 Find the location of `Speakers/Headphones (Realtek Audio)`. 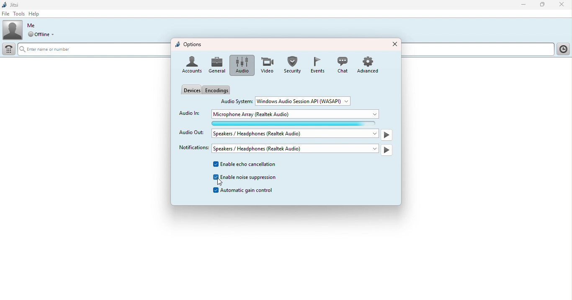

Speakers/Headphones (Realtek Audio) is located at coordinates (296, 133).